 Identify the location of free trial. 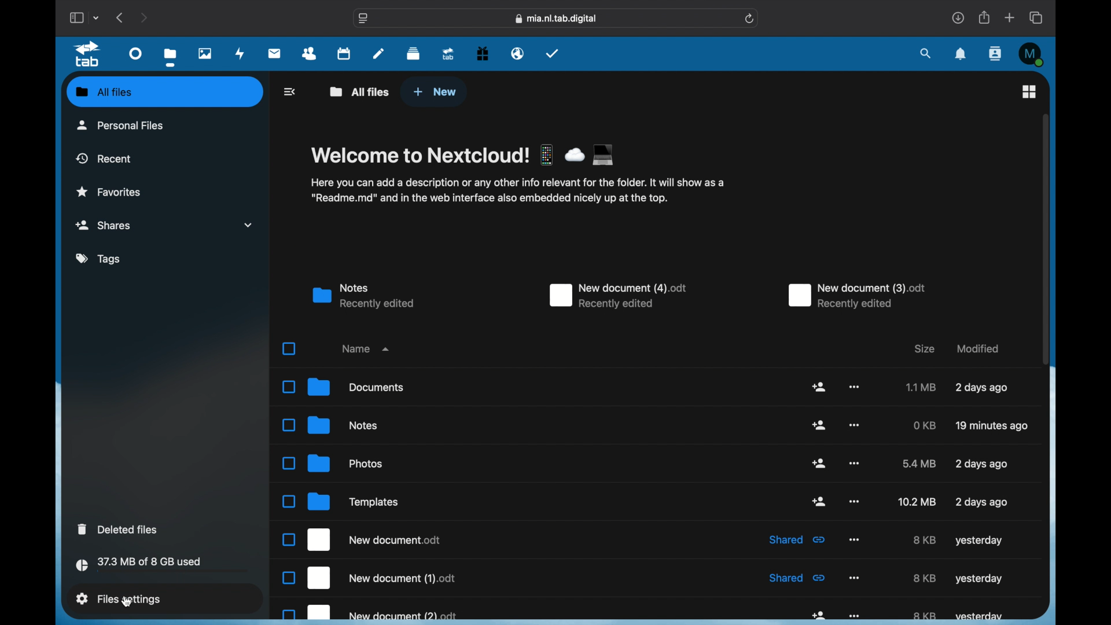
(483, 54).